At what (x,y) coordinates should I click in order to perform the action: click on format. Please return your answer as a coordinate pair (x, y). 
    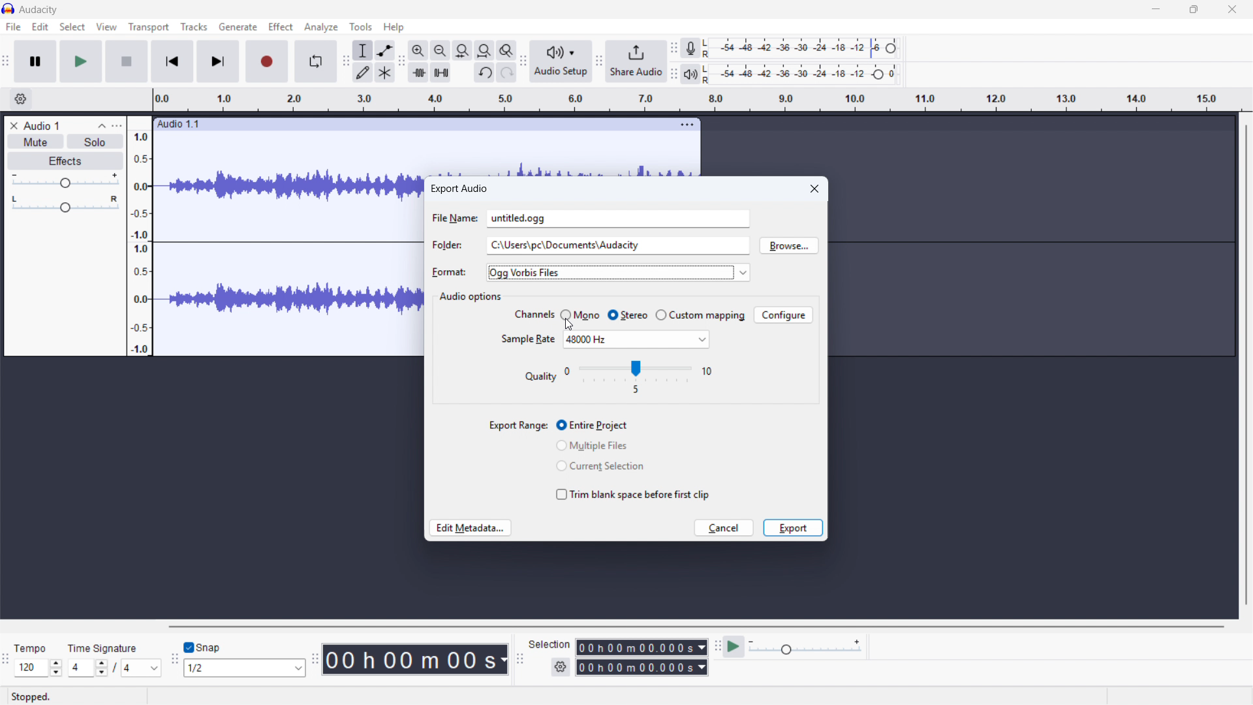
    Looking at the image, I should click on (447, 273).